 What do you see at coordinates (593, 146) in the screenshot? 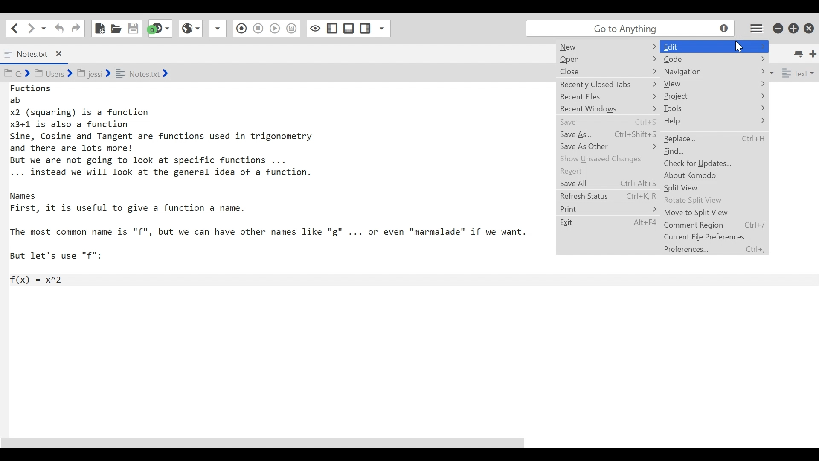
I see `save as other` at bounding box center [593, 146].